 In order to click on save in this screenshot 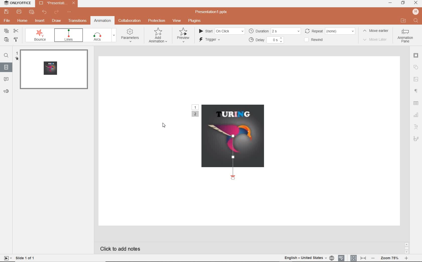, I will do `click(6, 12)`.